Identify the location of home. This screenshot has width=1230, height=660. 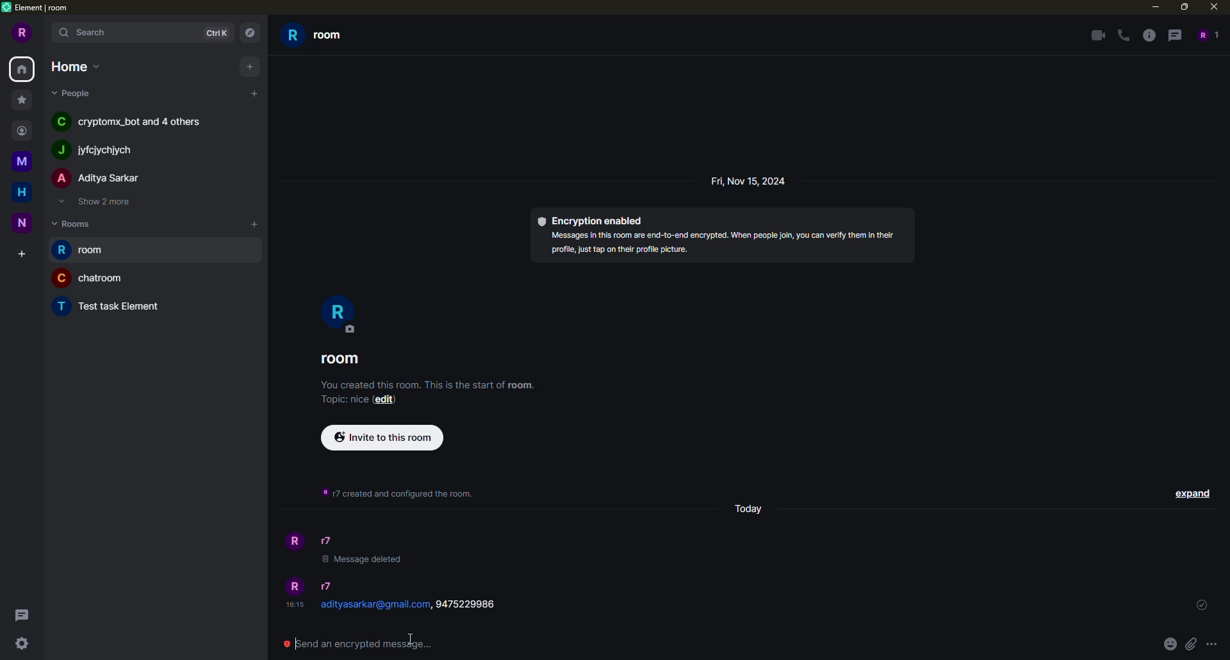
(19, 192).